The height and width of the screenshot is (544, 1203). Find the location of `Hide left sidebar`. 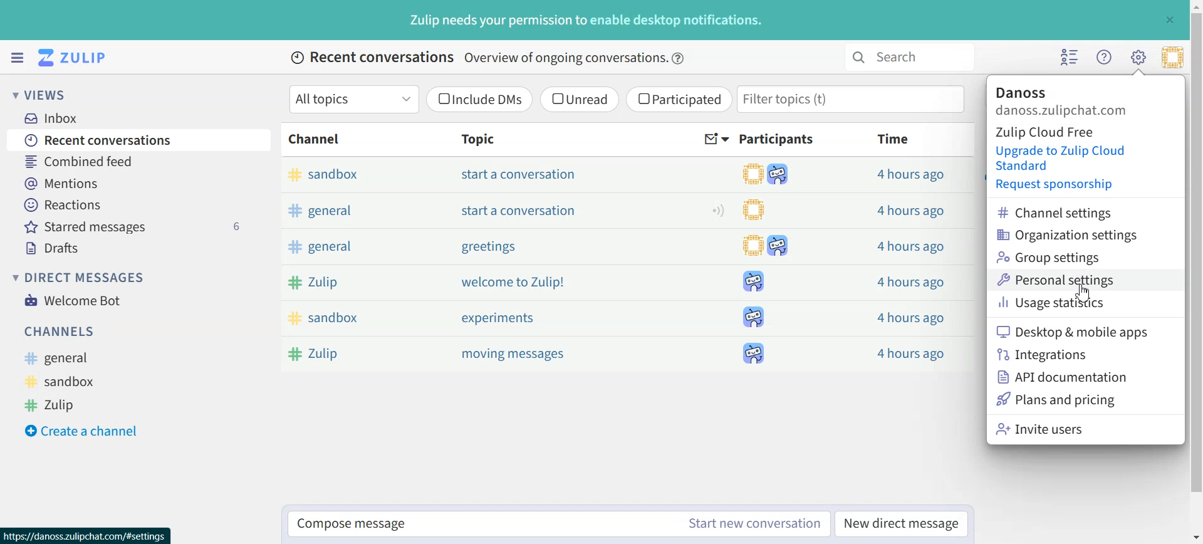

Hide left sidebar is located at coordinates (17, 58).